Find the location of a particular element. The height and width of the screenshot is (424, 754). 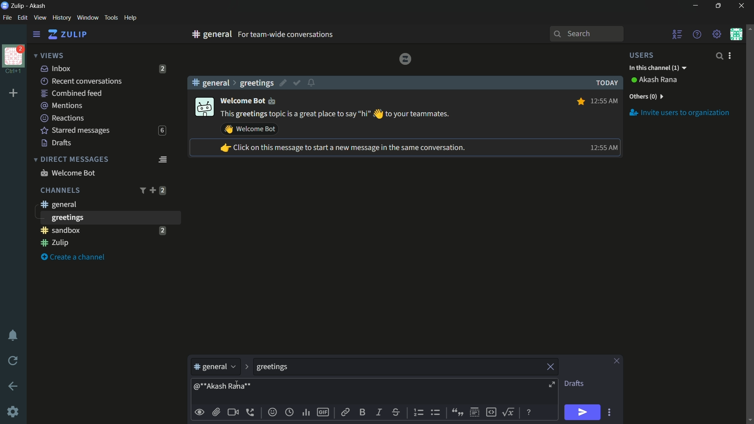

recent conversation is located at coordinates (82, 81).